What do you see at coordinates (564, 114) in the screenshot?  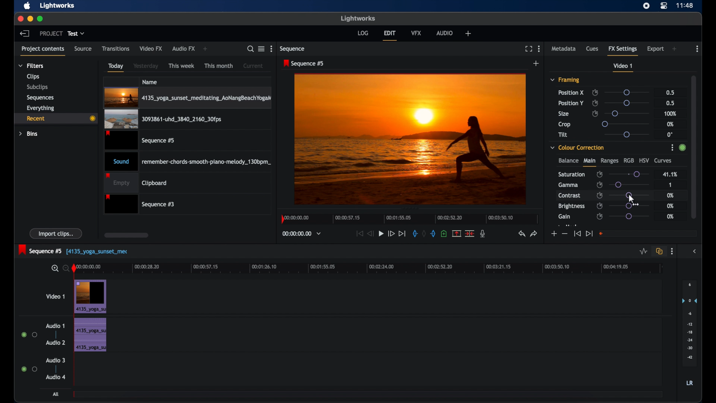 I see `size` at bounding box center [564, 114].